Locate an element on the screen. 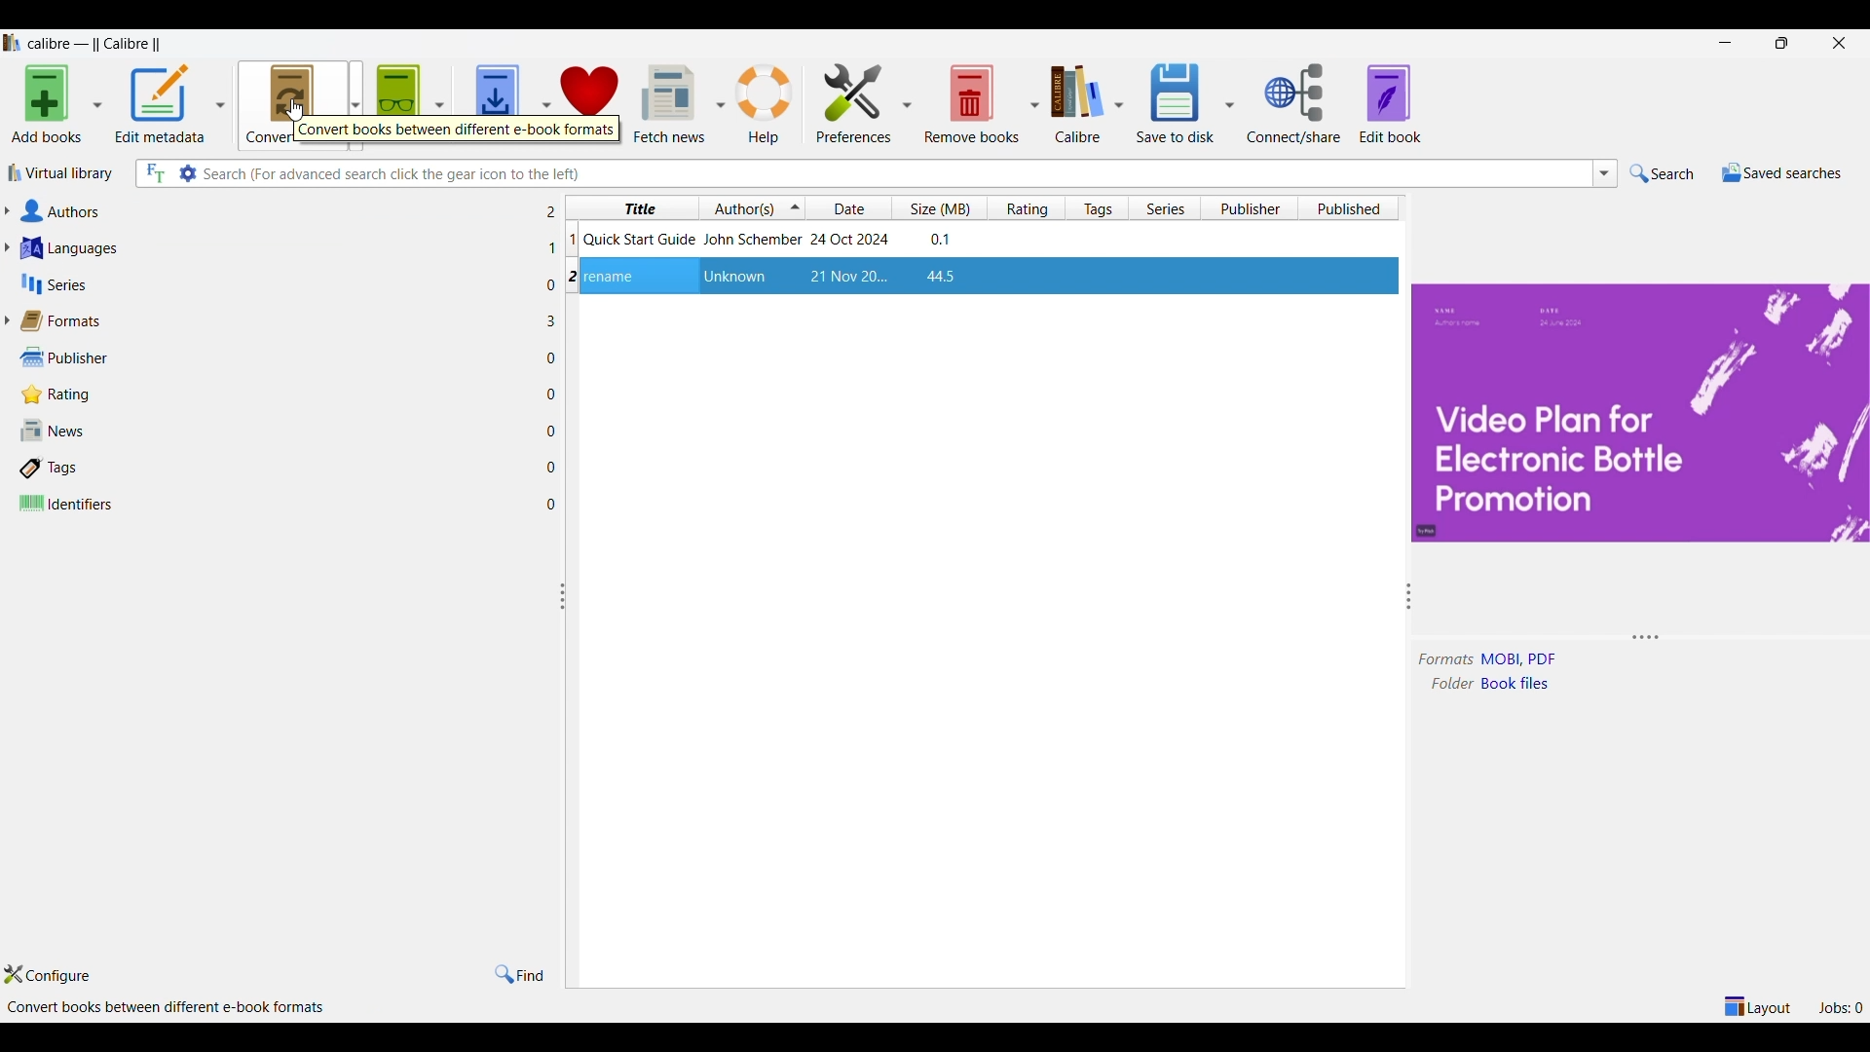 This screenshot has height=1052, width=1870. Calibre is located at coordinates (1080, 104).